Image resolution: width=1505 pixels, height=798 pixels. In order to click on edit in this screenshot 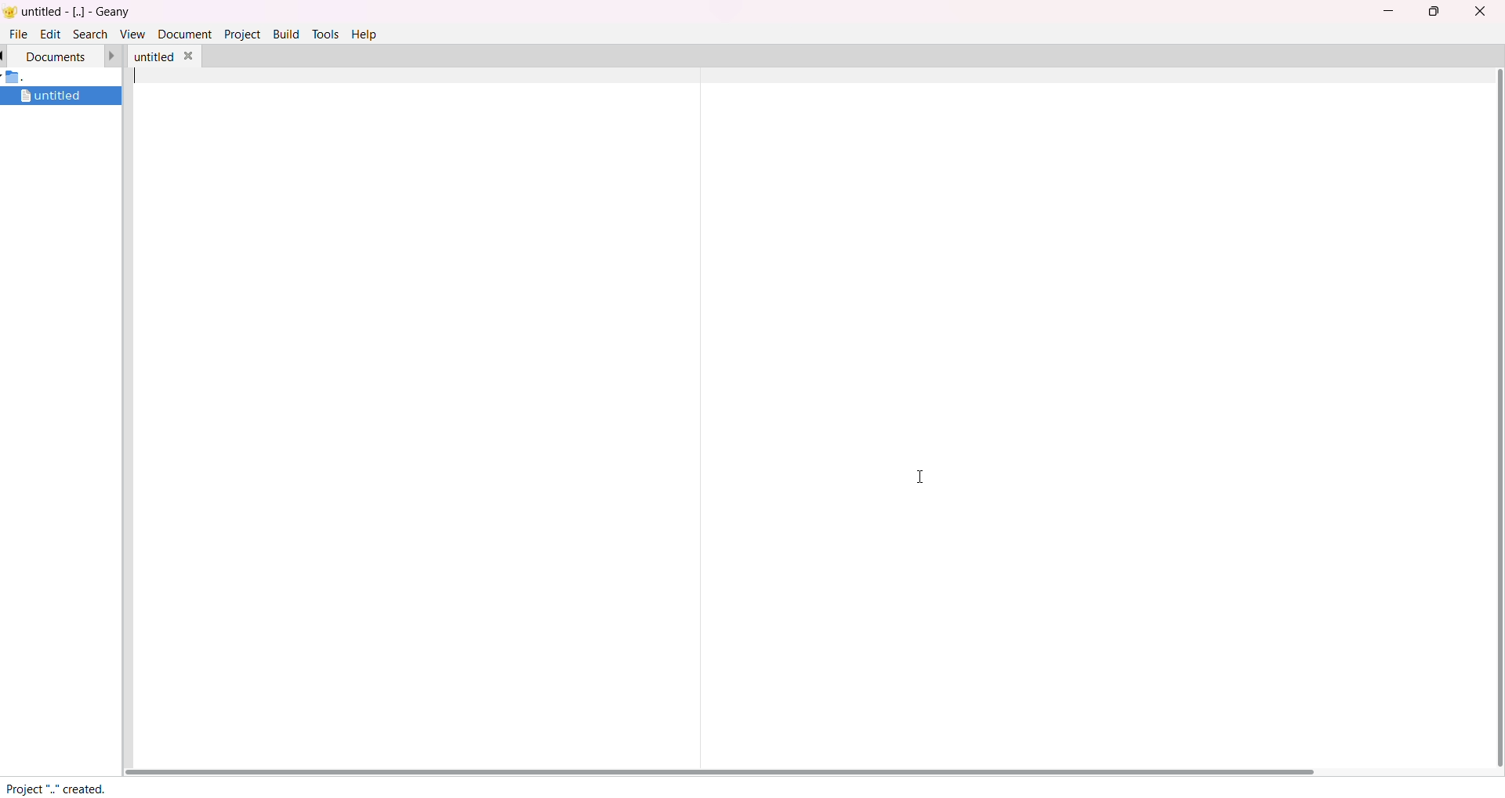, I will do `click(51, 33)`.